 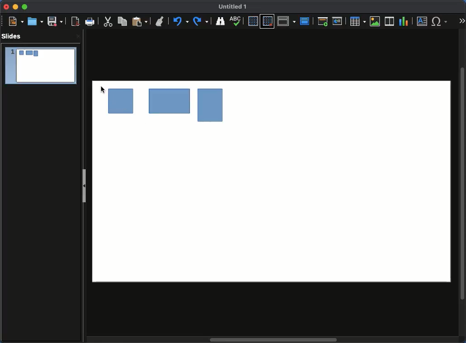 I want to click on Scroll bar, so click(x=274, y=340).